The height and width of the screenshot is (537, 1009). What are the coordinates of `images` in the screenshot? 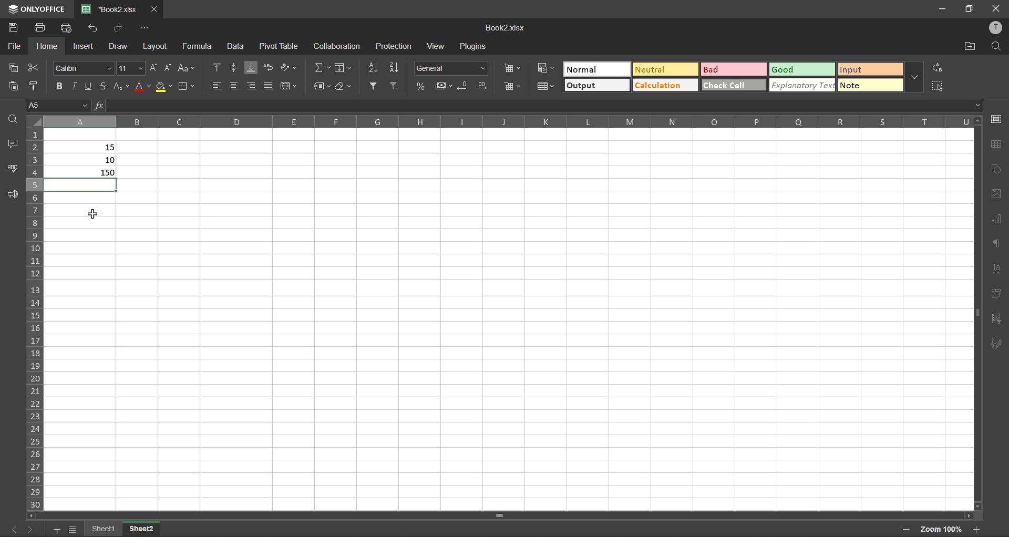 It's located at (996, 194).